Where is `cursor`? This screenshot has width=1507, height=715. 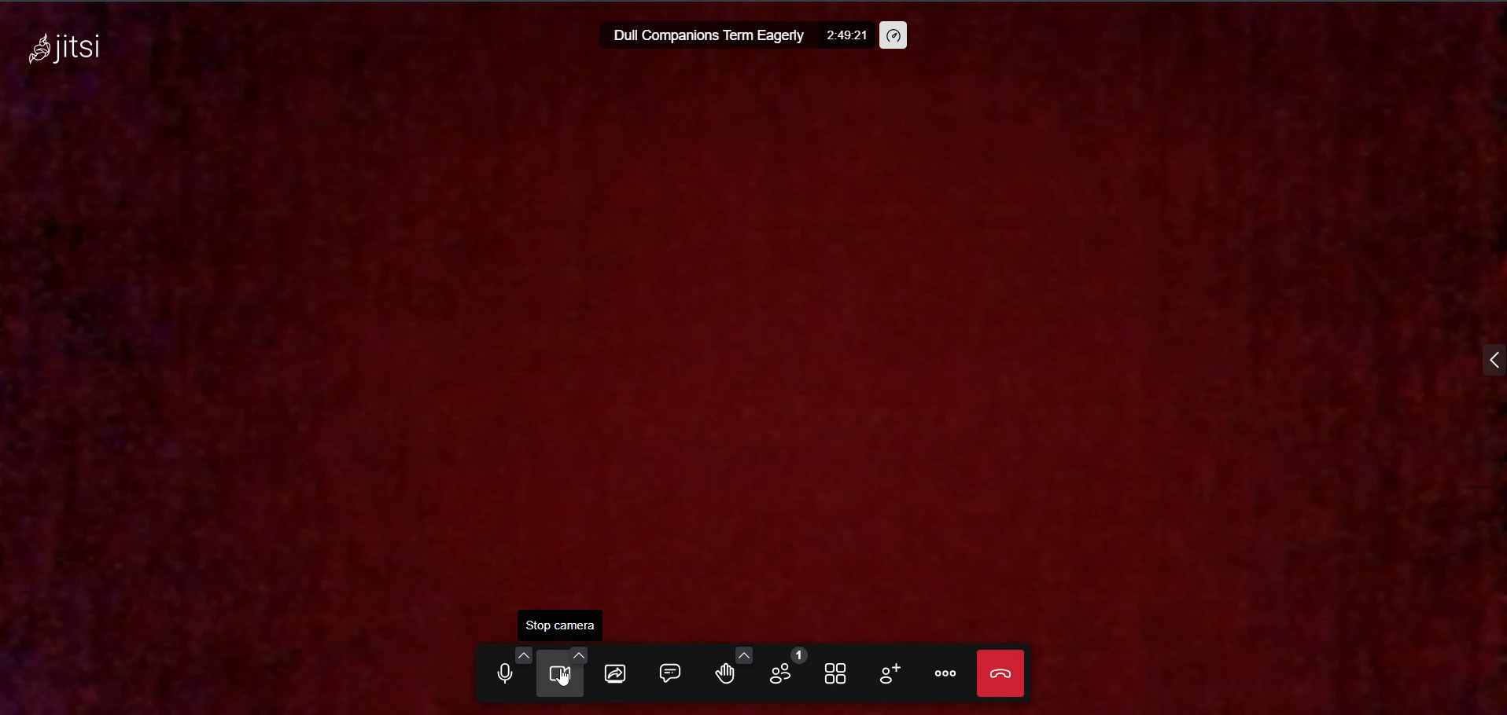 cursor is located at coordinates (559, 684).